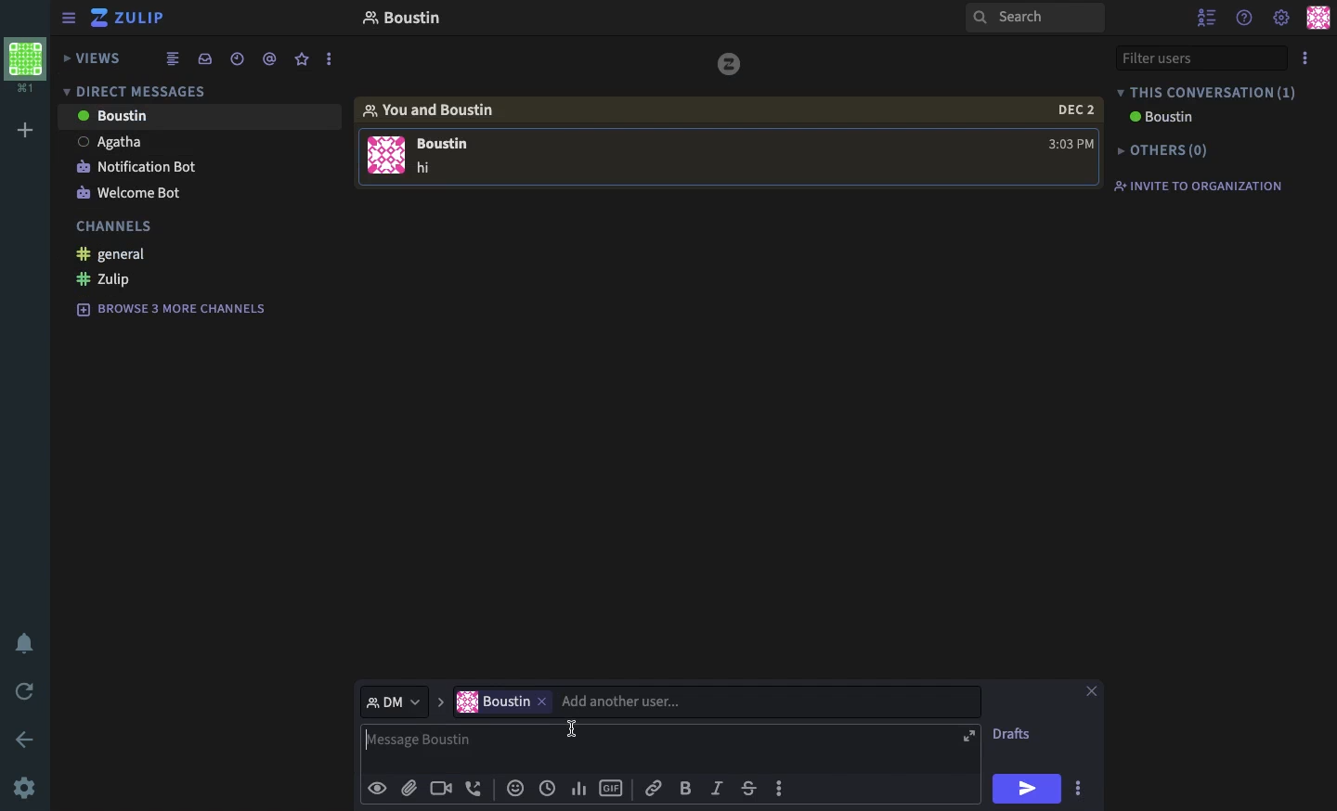 This screenshot has height=811, width=1337. Describe the element at coordinates (69, 19) in the screenshot. I see `sidebar` at that location.